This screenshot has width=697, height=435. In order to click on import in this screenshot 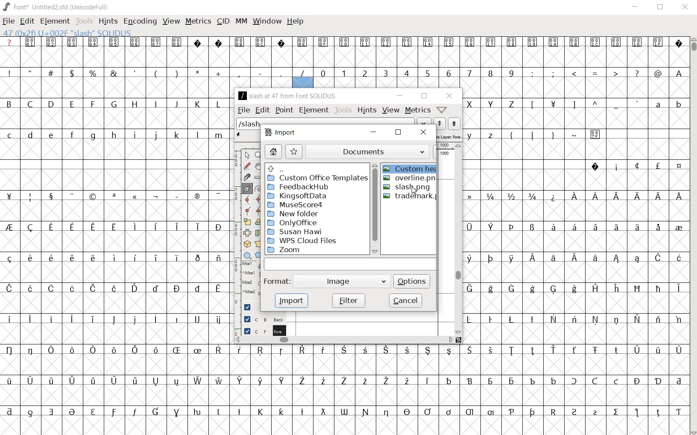, I will do `click(279, 132)`.